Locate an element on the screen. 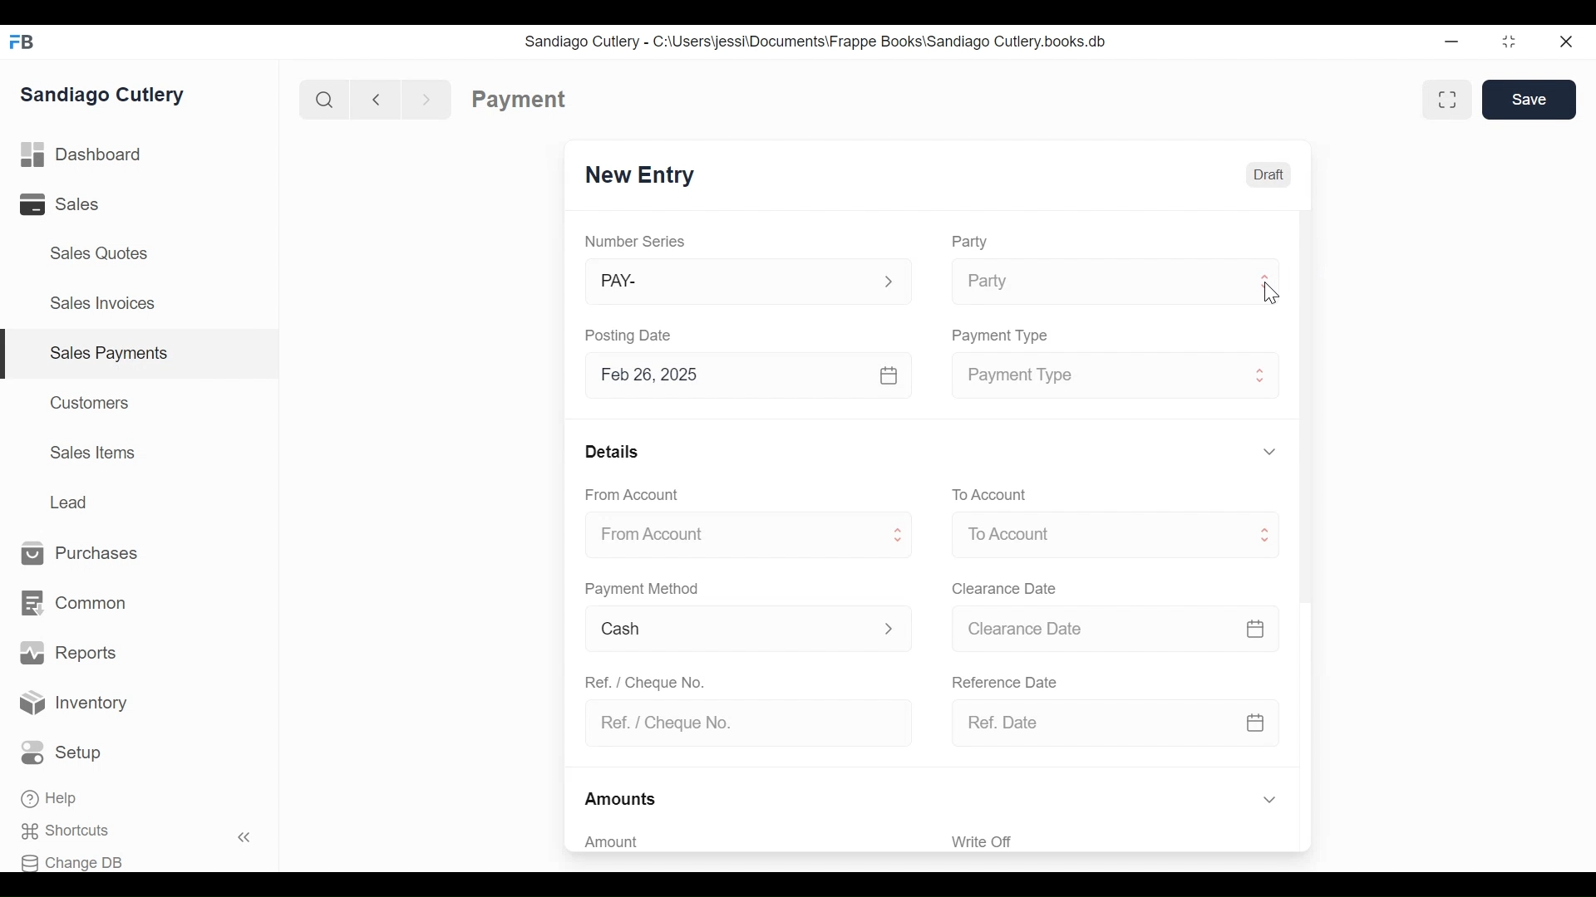 The height and width of the screenshot is (897, 1596). Frappe Books is located at coordinates (23, 42).